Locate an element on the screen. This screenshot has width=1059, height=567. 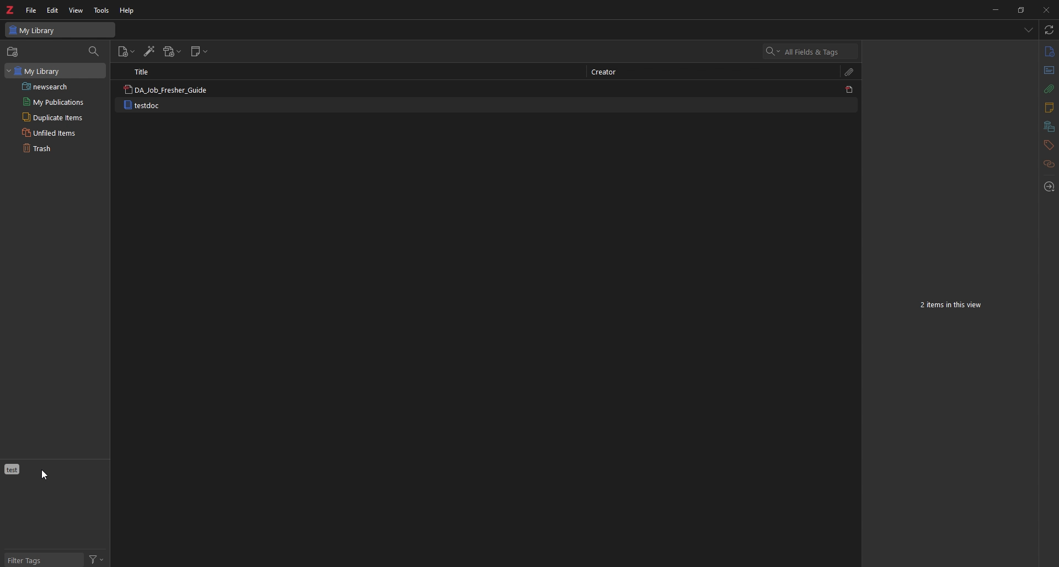
list all items is located at coordinates (1028, 29).